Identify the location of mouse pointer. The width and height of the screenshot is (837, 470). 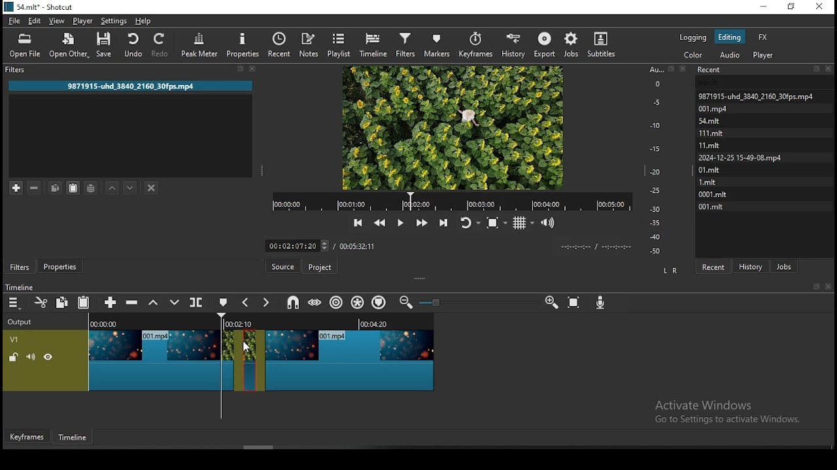
(250, 349).